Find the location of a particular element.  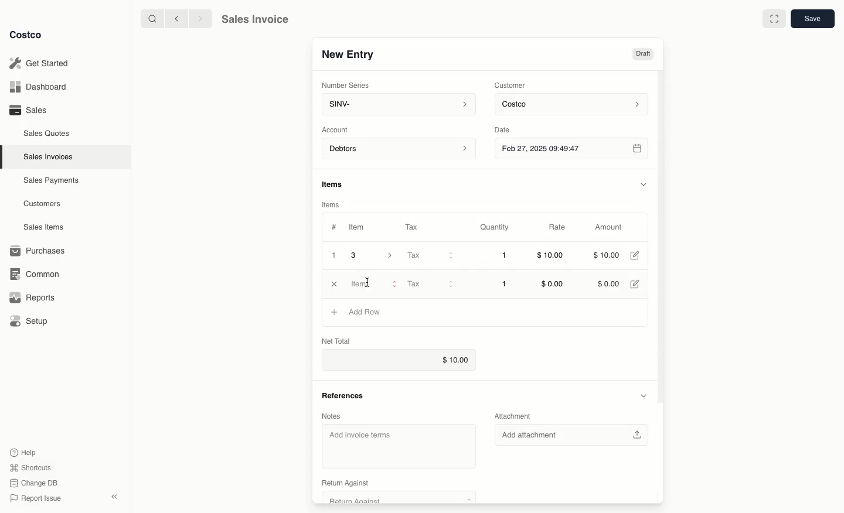

search is located at coordinates (150, 18).